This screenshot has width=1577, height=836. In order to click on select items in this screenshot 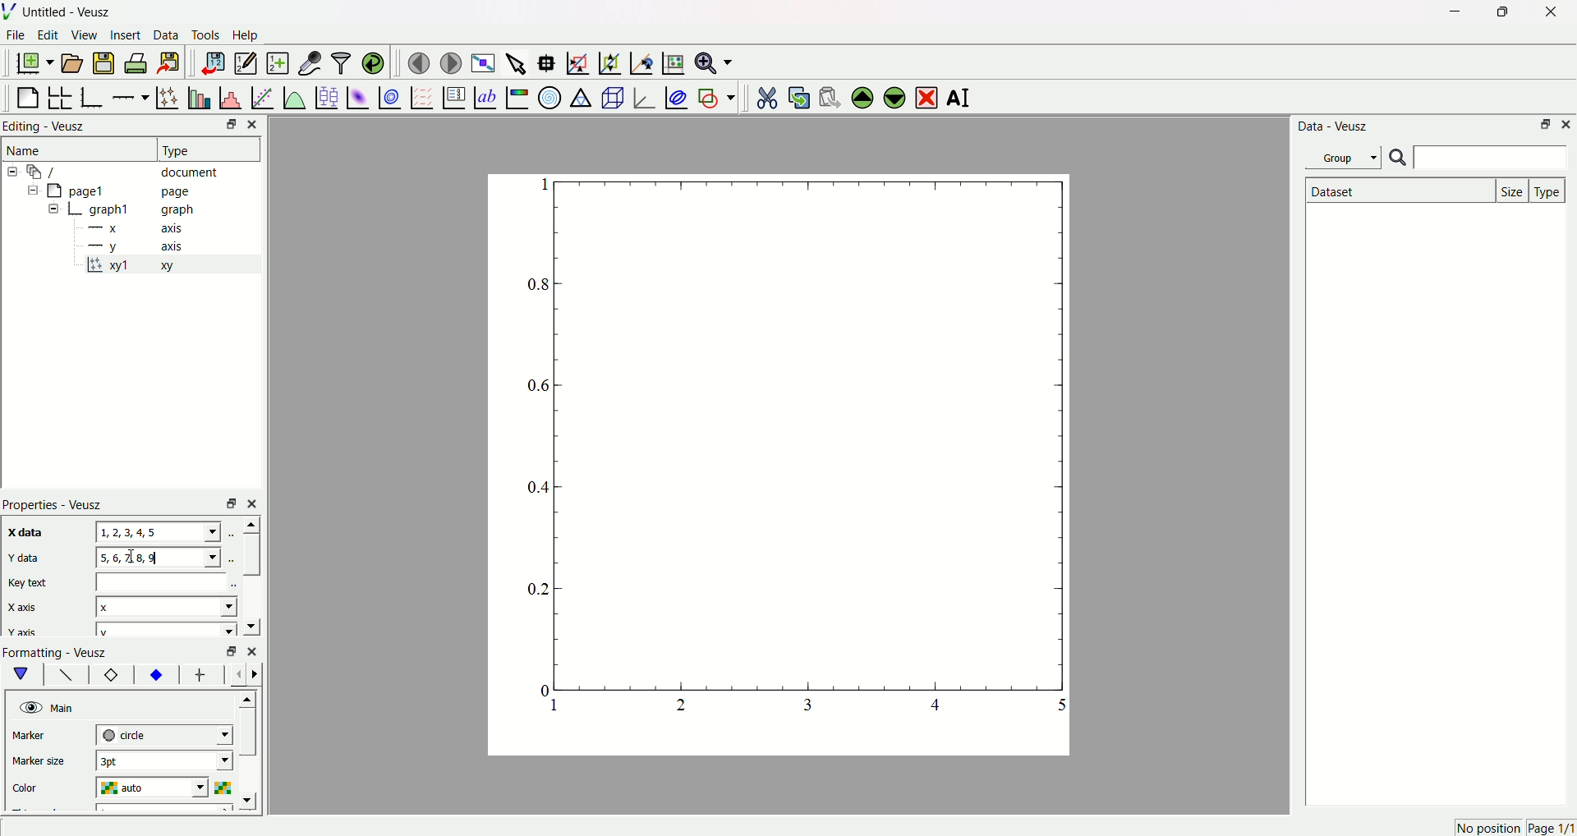, I will do `click(517, 61)`.